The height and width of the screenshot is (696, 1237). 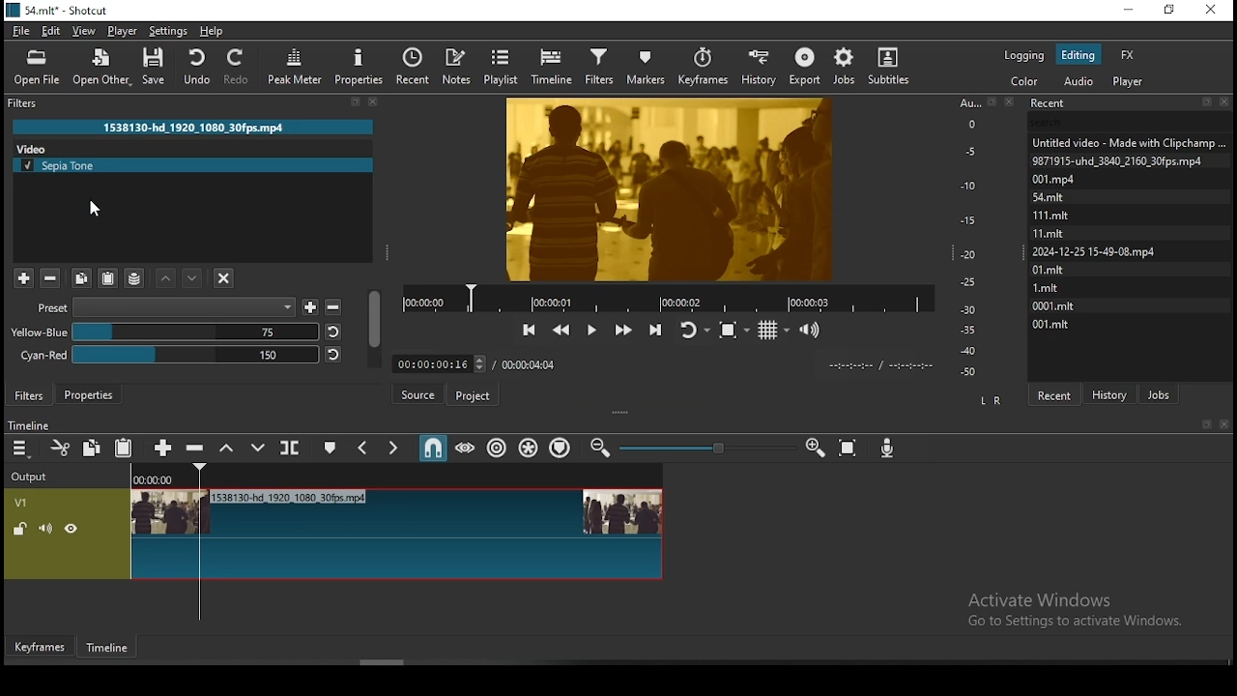 What do you see at coordinates (362, 448) in the screenshot?
I see `previous marker` at bounding box center [362, 448].